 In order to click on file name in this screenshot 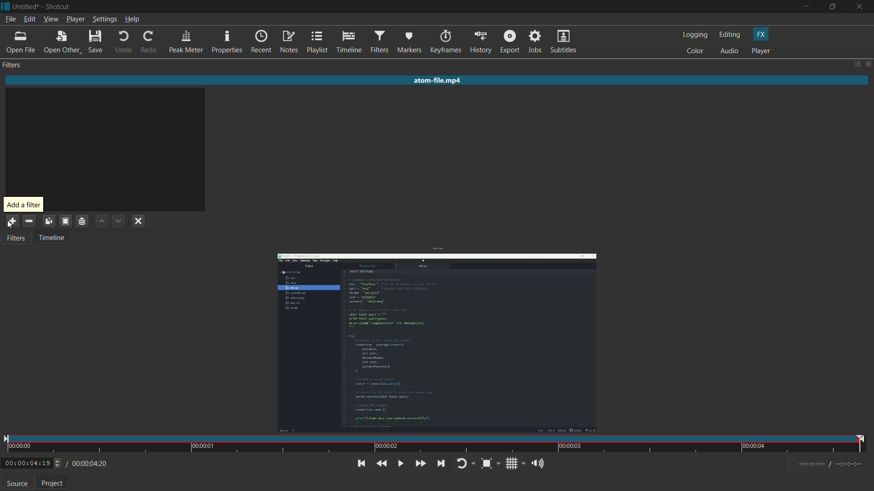, I will do `click(24, 7)`.